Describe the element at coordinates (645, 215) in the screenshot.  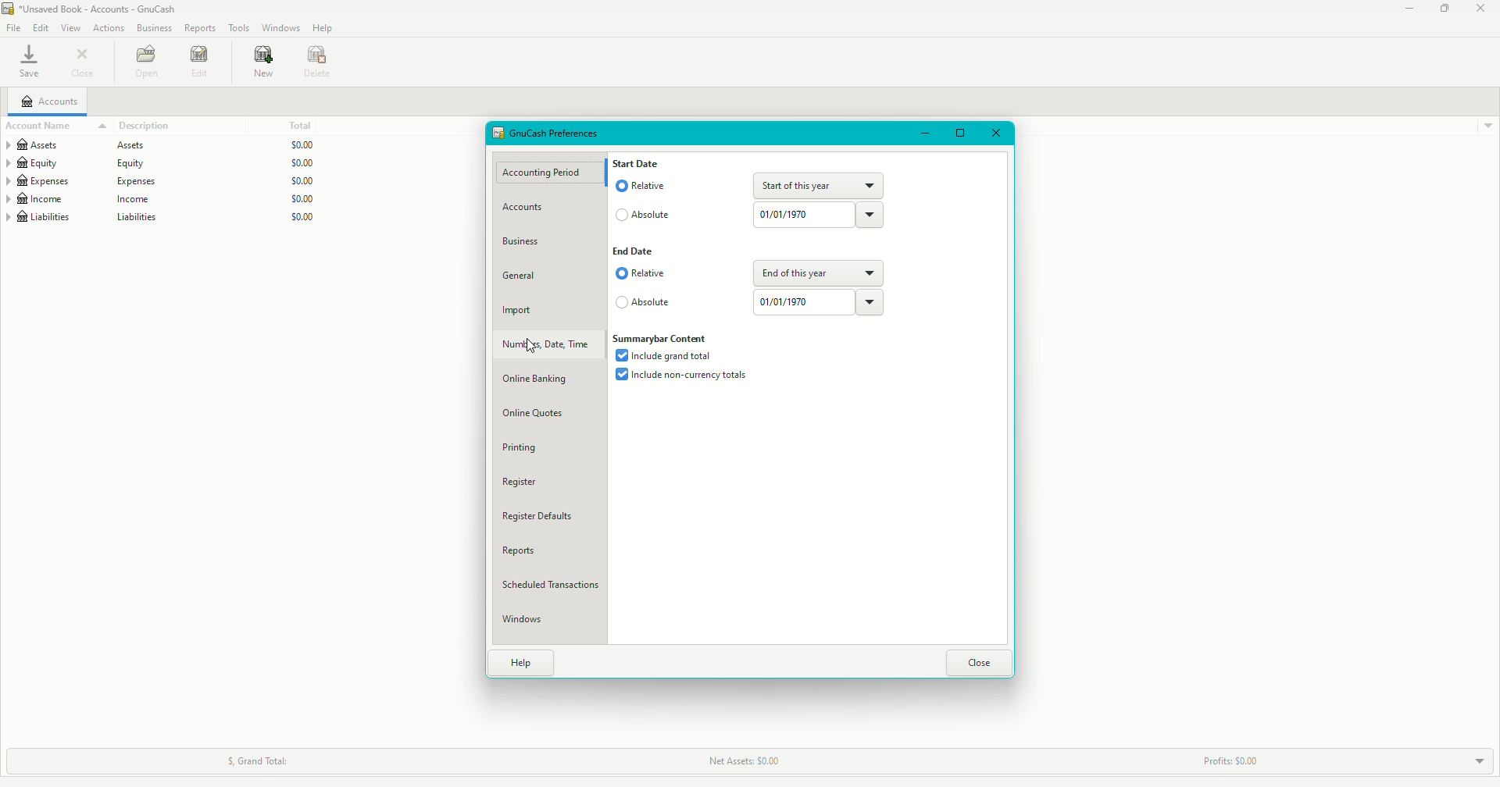
I see `Absolute` at that location.